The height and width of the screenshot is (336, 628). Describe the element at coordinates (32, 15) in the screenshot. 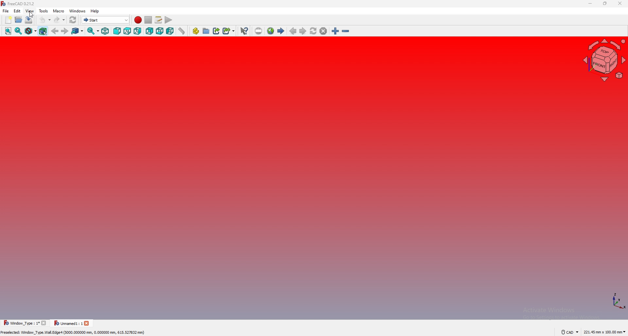

I see `cursor` at that location.